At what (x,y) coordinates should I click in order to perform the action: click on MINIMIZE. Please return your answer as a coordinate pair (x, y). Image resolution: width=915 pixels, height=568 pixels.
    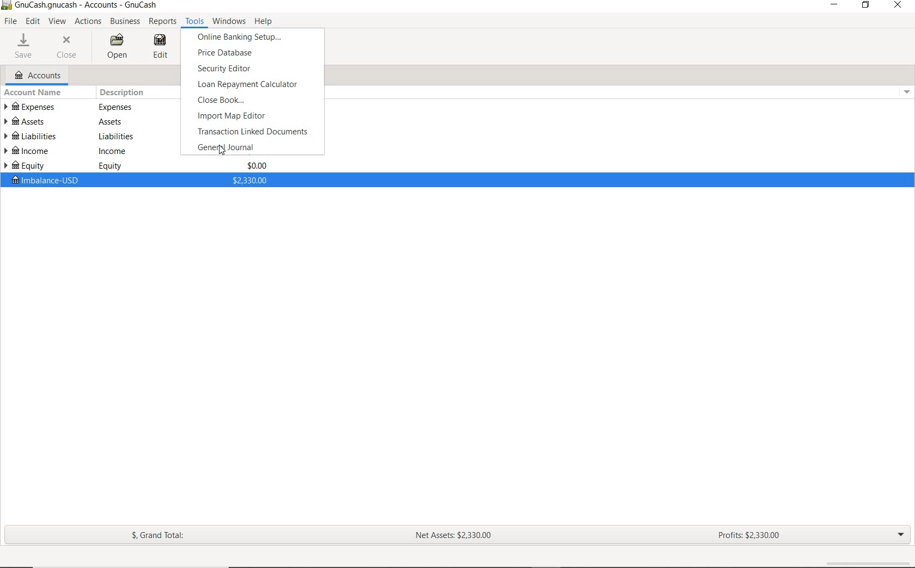
    Looking at the image, I should click on (834, 5).